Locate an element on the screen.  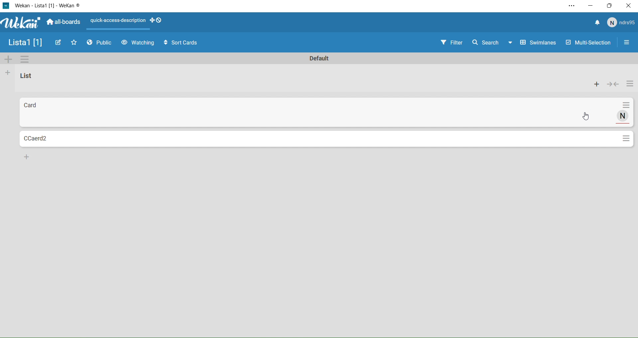
add is located at coordinates (6, 74).